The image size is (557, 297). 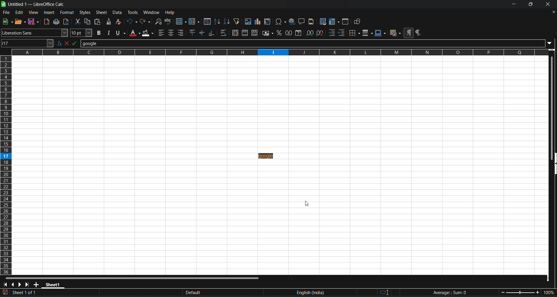 What do you see at coordinates (385, 293) in the screenshot?
I see `standard selection` at bounding box center [385, 293].